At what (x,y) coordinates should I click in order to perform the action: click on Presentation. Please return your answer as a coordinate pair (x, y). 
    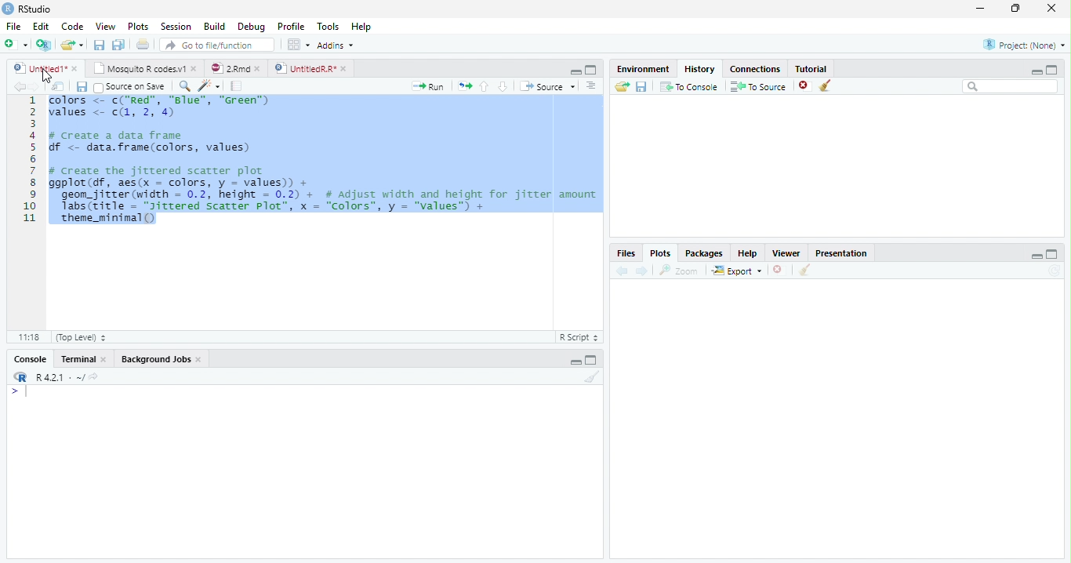
    Looking at the image, I should click on (840, 252).